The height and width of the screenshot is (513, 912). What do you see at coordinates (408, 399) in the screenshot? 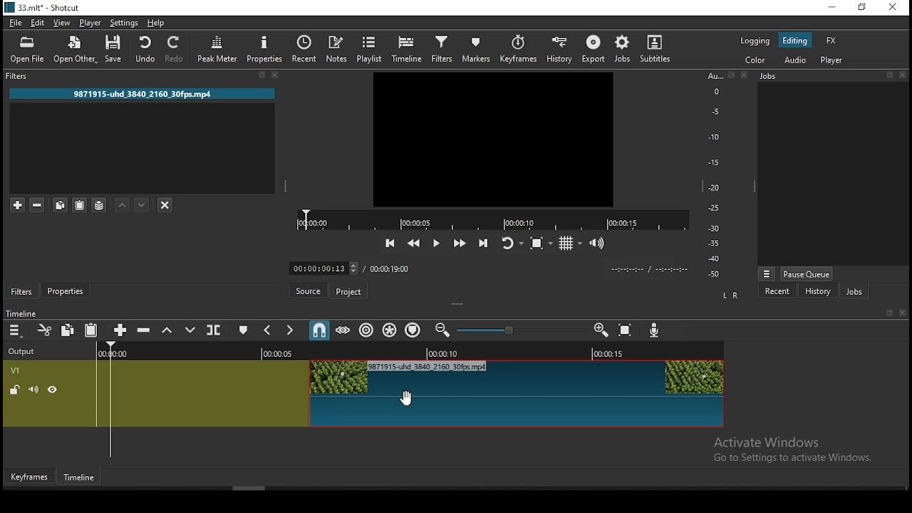
I see `cursor` at bounding box center [408, 399].